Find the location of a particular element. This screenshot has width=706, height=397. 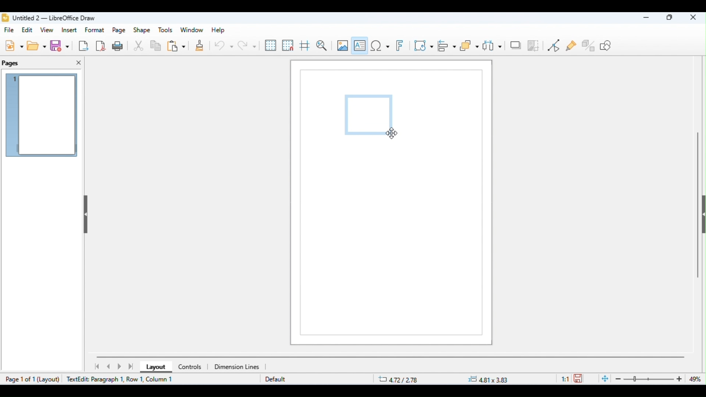

transformations is located at coordinates (424, 45).